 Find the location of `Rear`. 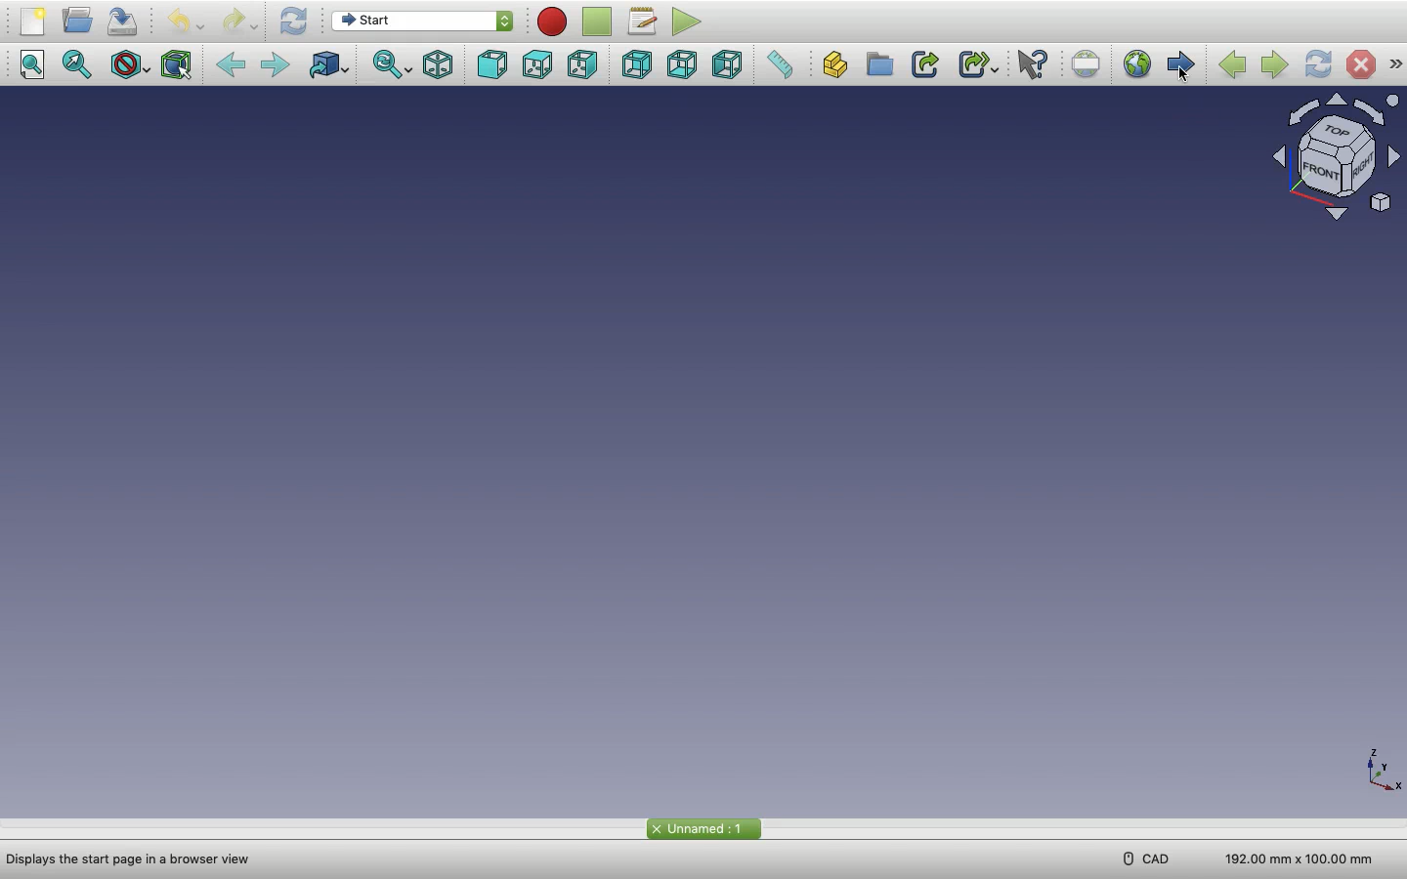

Rear is located at coordinates (641, 64).